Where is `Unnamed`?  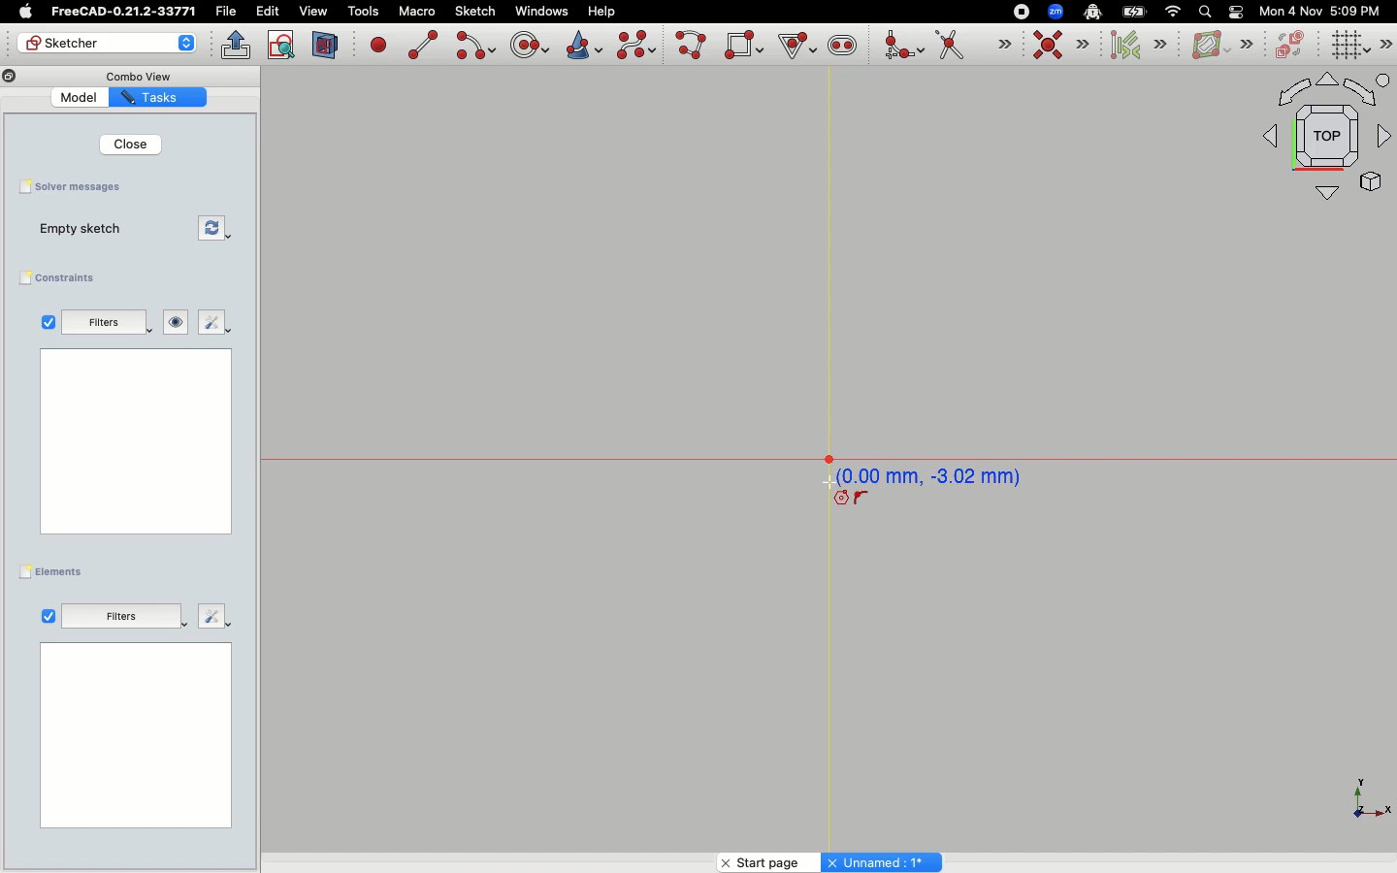
Unnamed is located at coordinates (884, 861).